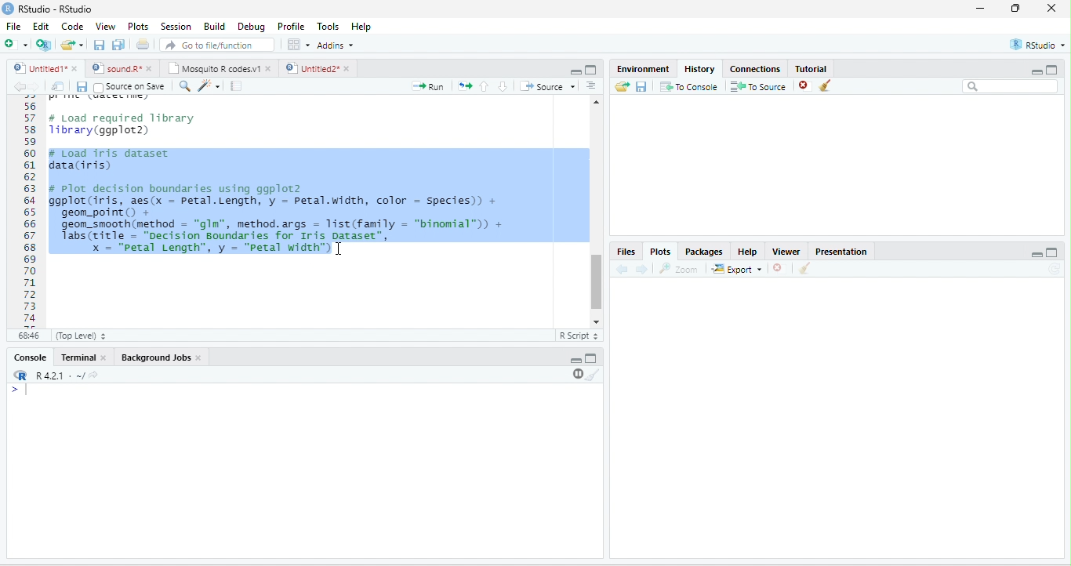 Image resolution: width=1071 pixels, height=566 pixels. Describe the element at coordinates (597, 282) in the screenshot. I see `scroll bar` at that location.